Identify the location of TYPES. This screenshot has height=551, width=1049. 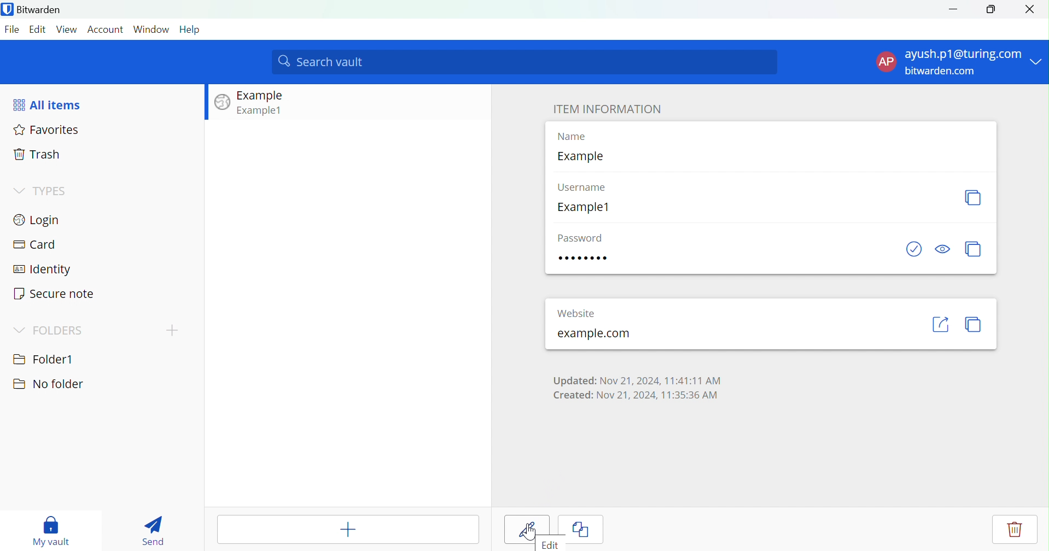
(51, 192).